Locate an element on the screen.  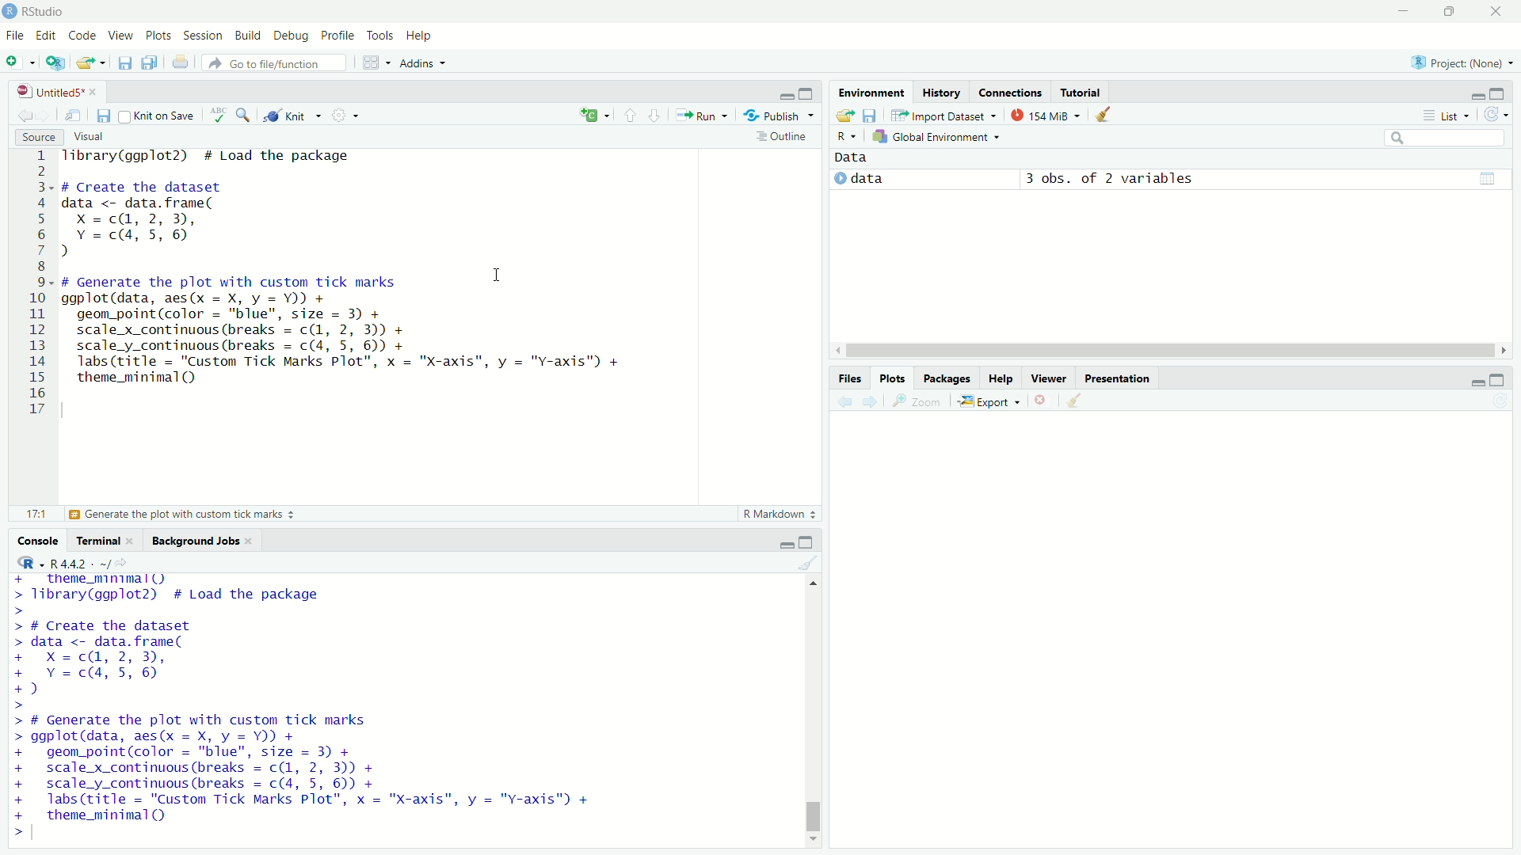
insert a code chunk is located at coordinates (593, 113).